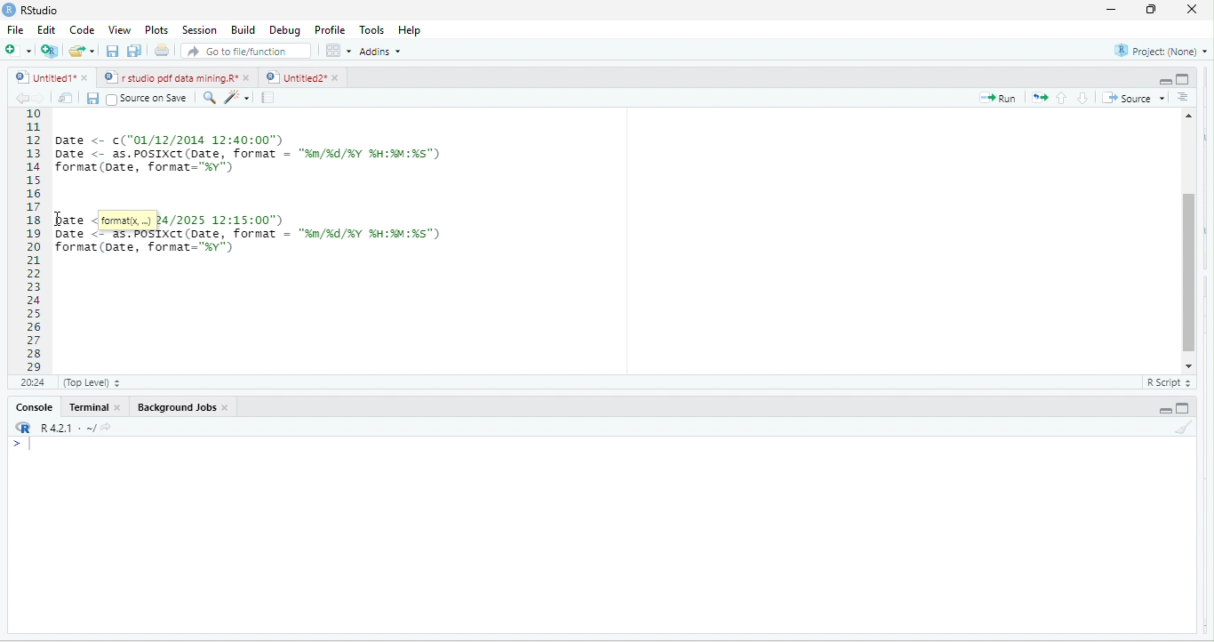 Image resolution: width=1214 pixels, height=642 pixels. I want to click on show in new window, so click(68, 98).